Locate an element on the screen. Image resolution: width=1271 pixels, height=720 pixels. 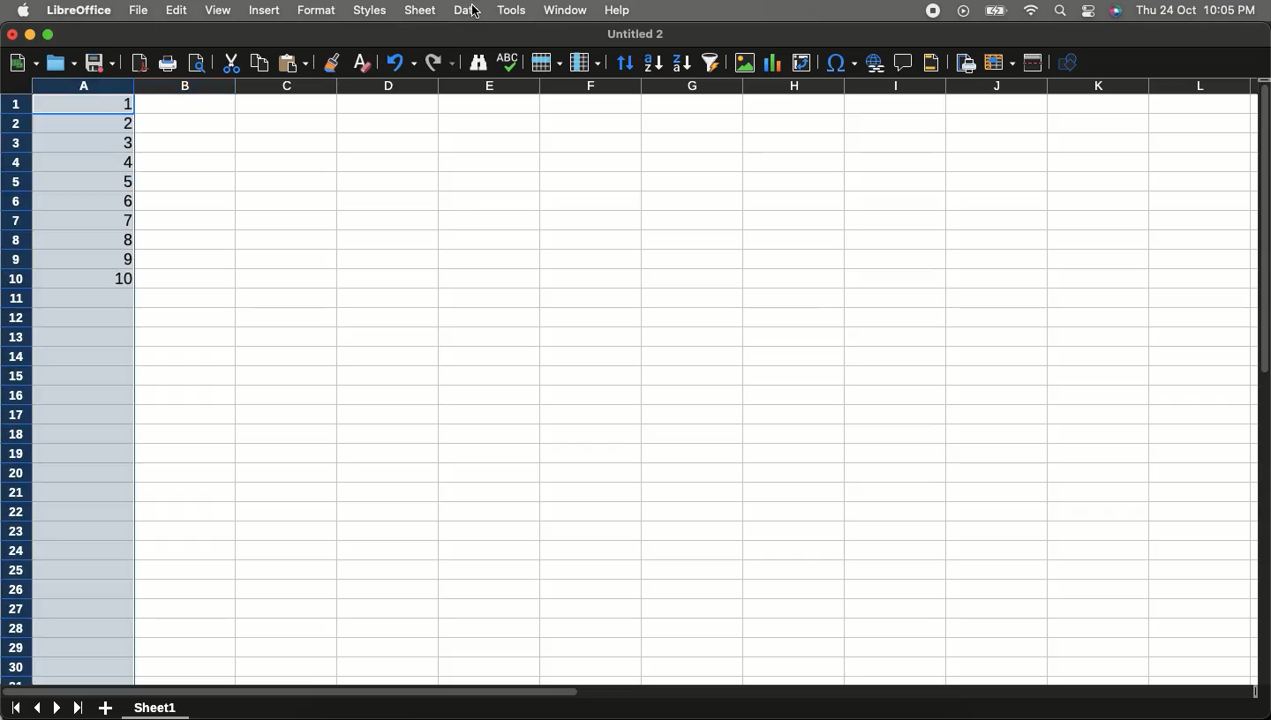
Autofilter is located at coordinates (710, 63).